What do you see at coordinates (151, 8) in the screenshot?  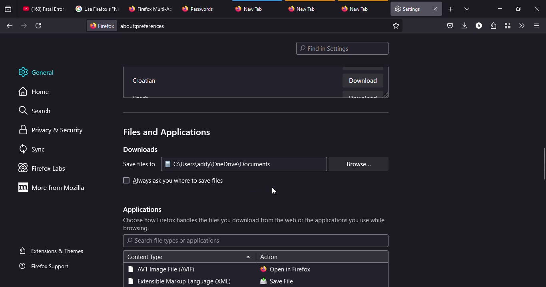 I see `tab` at bounding box center [151, 8].